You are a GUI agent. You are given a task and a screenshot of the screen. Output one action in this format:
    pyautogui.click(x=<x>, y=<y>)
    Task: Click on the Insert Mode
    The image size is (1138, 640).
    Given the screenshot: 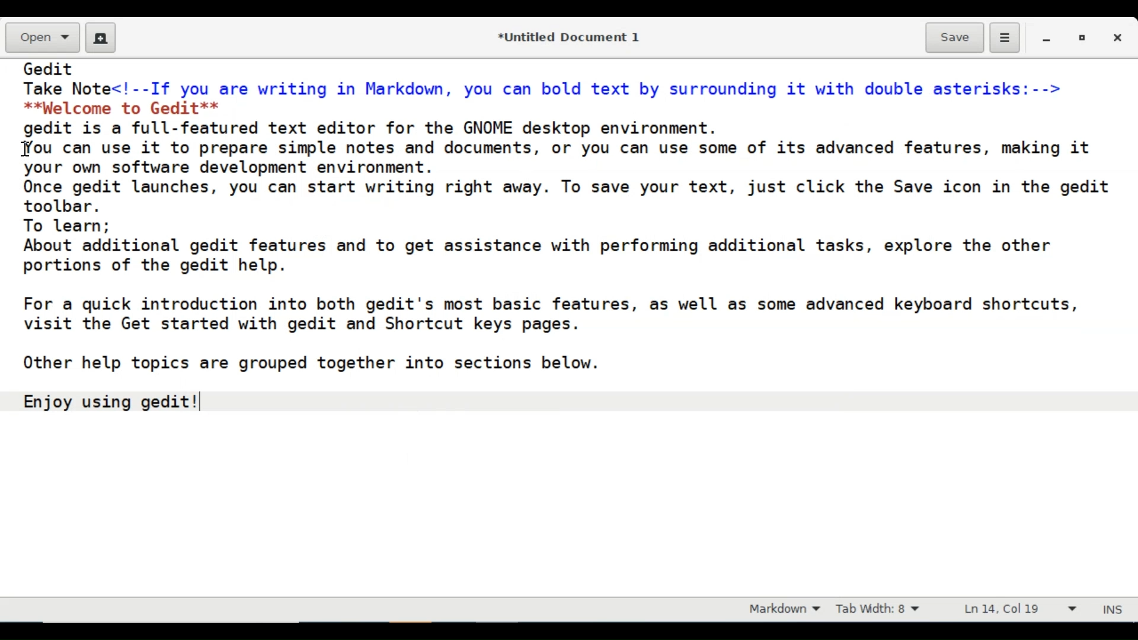 What is the action you would take?
    pyautogui.click(x=1115, y=607)
    